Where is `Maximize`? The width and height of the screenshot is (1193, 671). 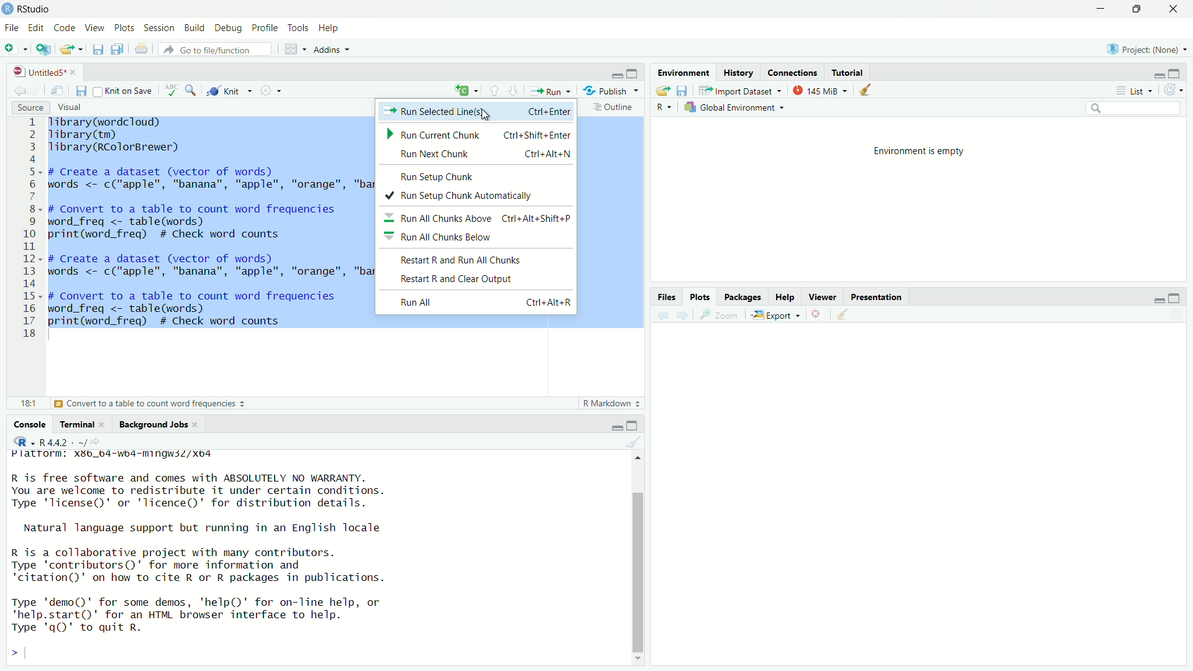 Maximize is located at coordinates (634, 74).